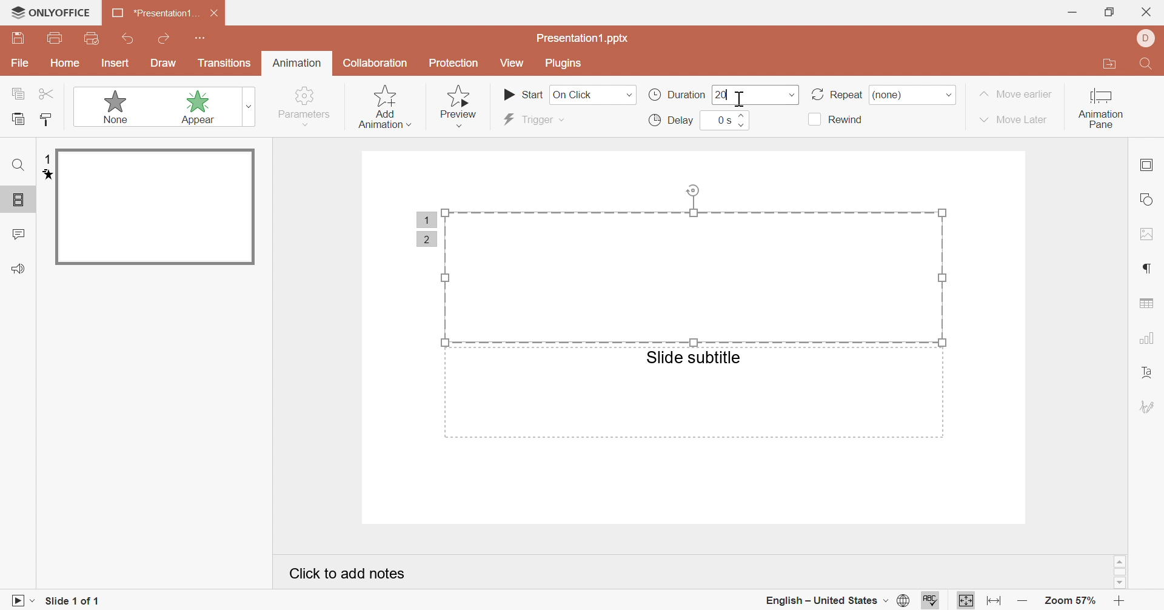 The width and height of the screenshot is (1164, 610). I want to click on repeat, so click(835, 95).